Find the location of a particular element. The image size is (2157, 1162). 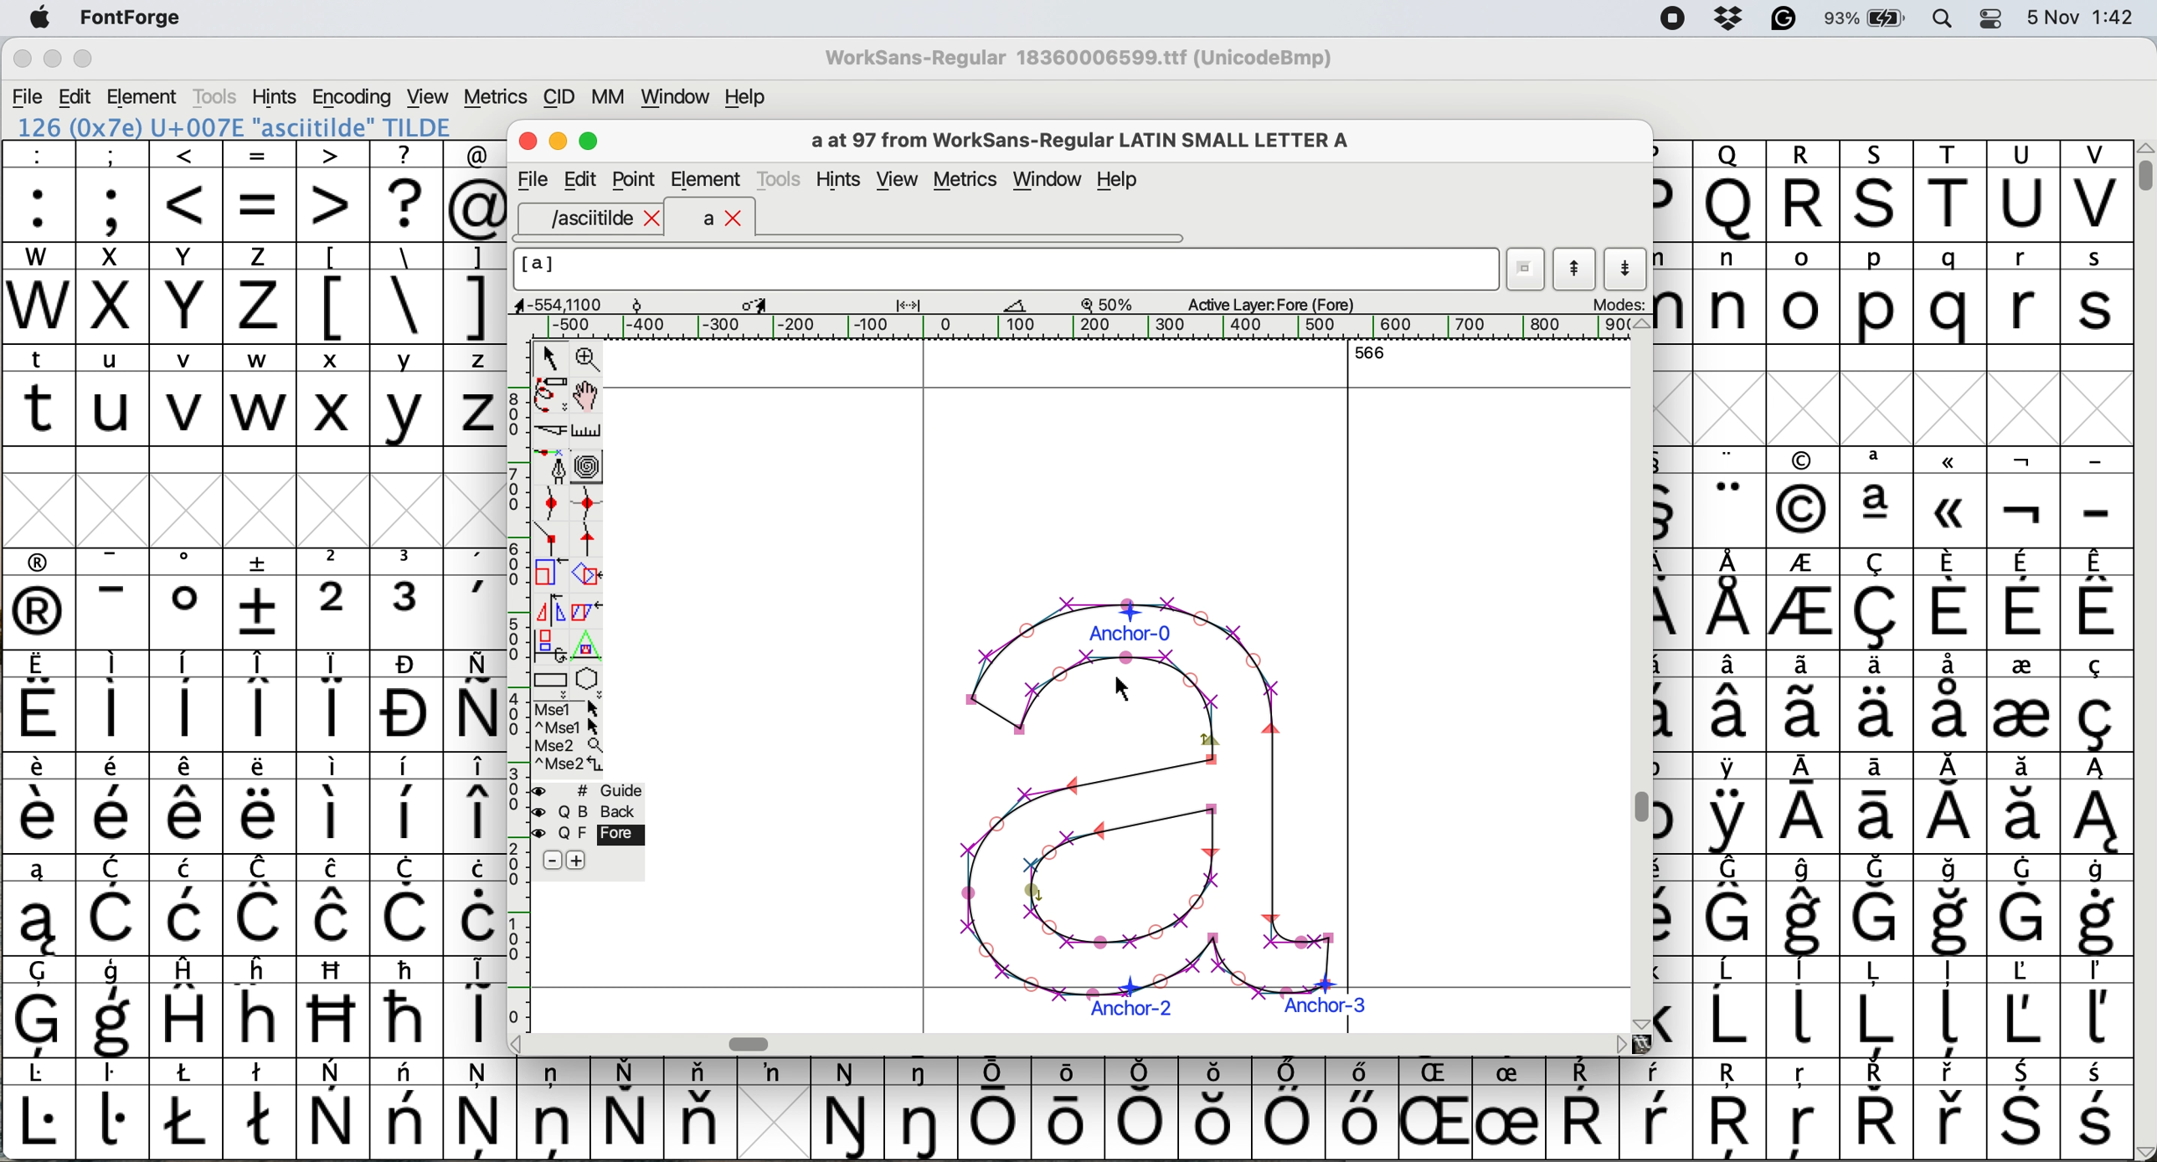

Close is located at coordinates (529, 142).